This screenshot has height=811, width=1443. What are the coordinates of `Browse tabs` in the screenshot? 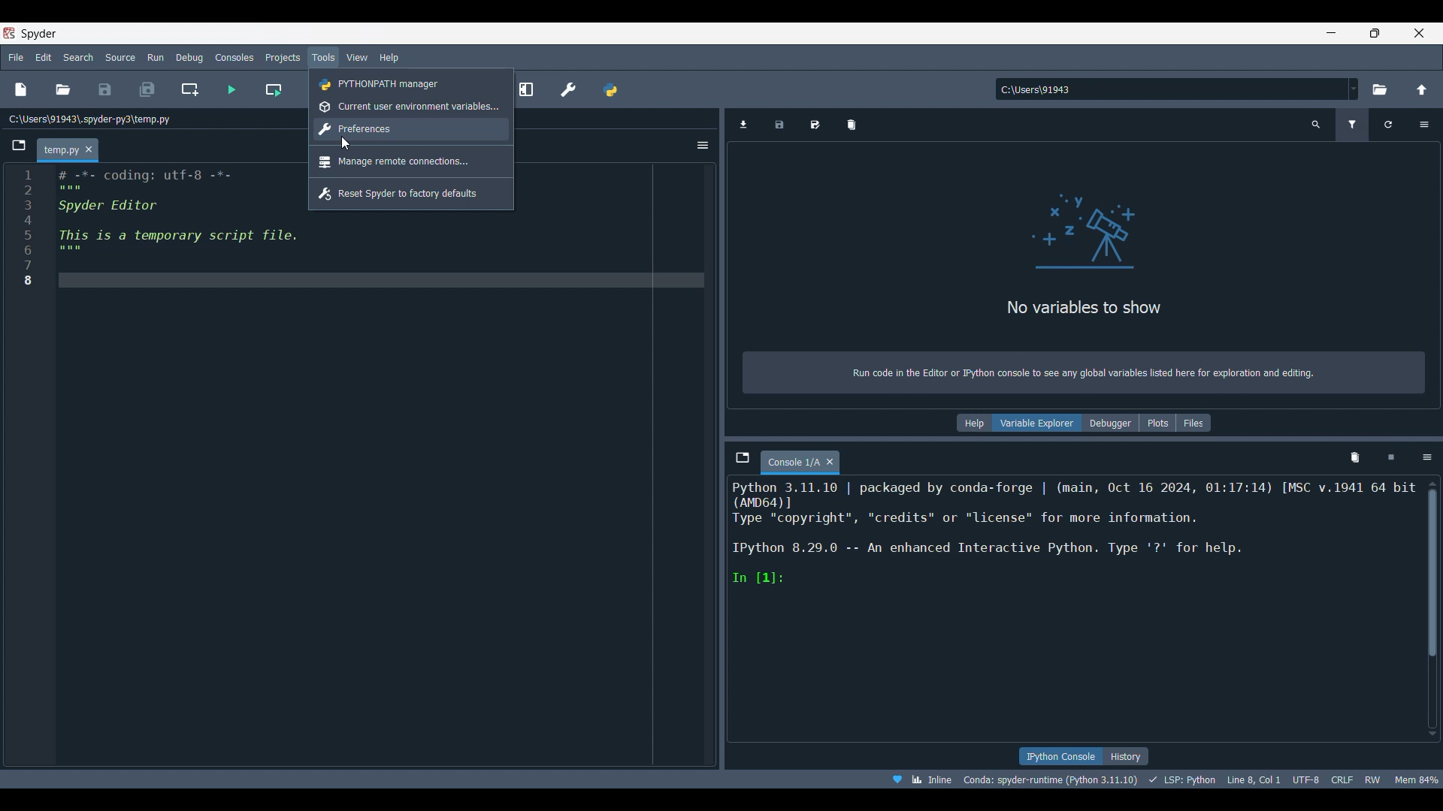 It's located at (18, 146).